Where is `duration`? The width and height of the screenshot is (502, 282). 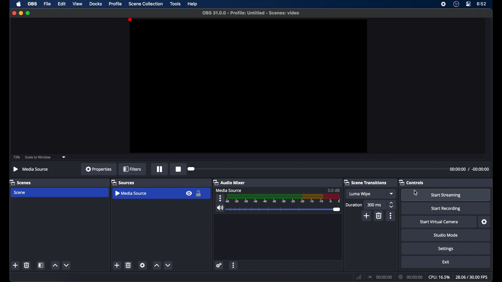
duration is located at coordinates (353, 205).